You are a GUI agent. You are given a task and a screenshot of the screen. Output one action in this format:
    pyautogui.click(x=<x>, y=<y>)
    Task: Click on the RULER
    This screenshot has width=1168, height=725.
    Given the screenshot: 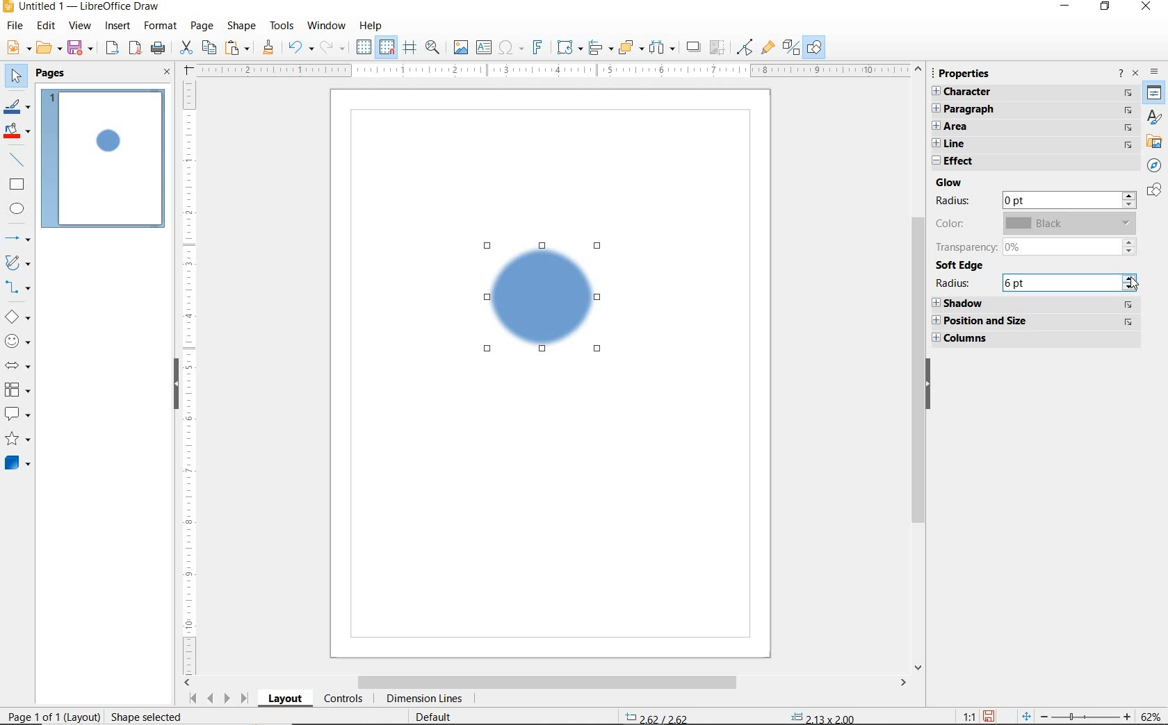 What is the action you would take?
    pyautogui.click(x=190, y=376)
    